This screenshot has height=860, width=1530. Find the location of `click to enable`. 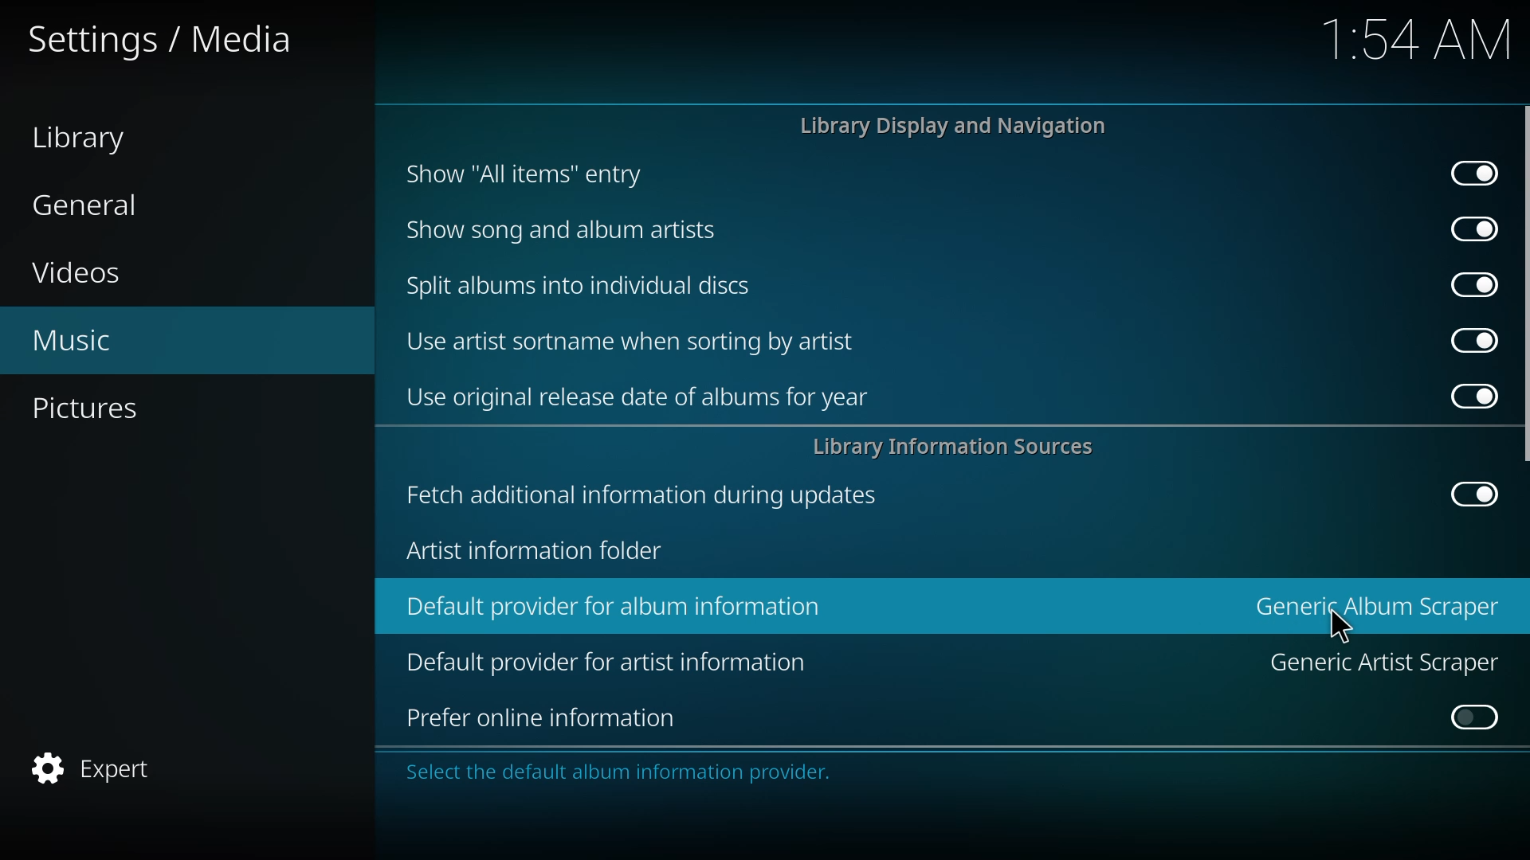

click to enable is located at coordinates (1465, 719).